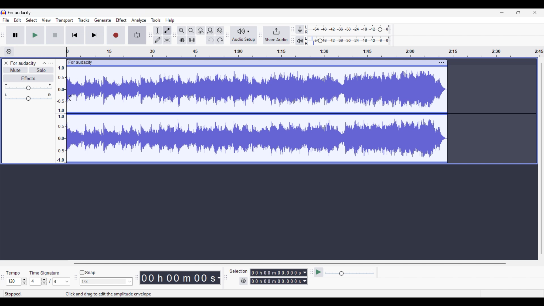  Describe the element at coordinates (50, 282) in the screenshot. I see `Time signature settings` at that location.